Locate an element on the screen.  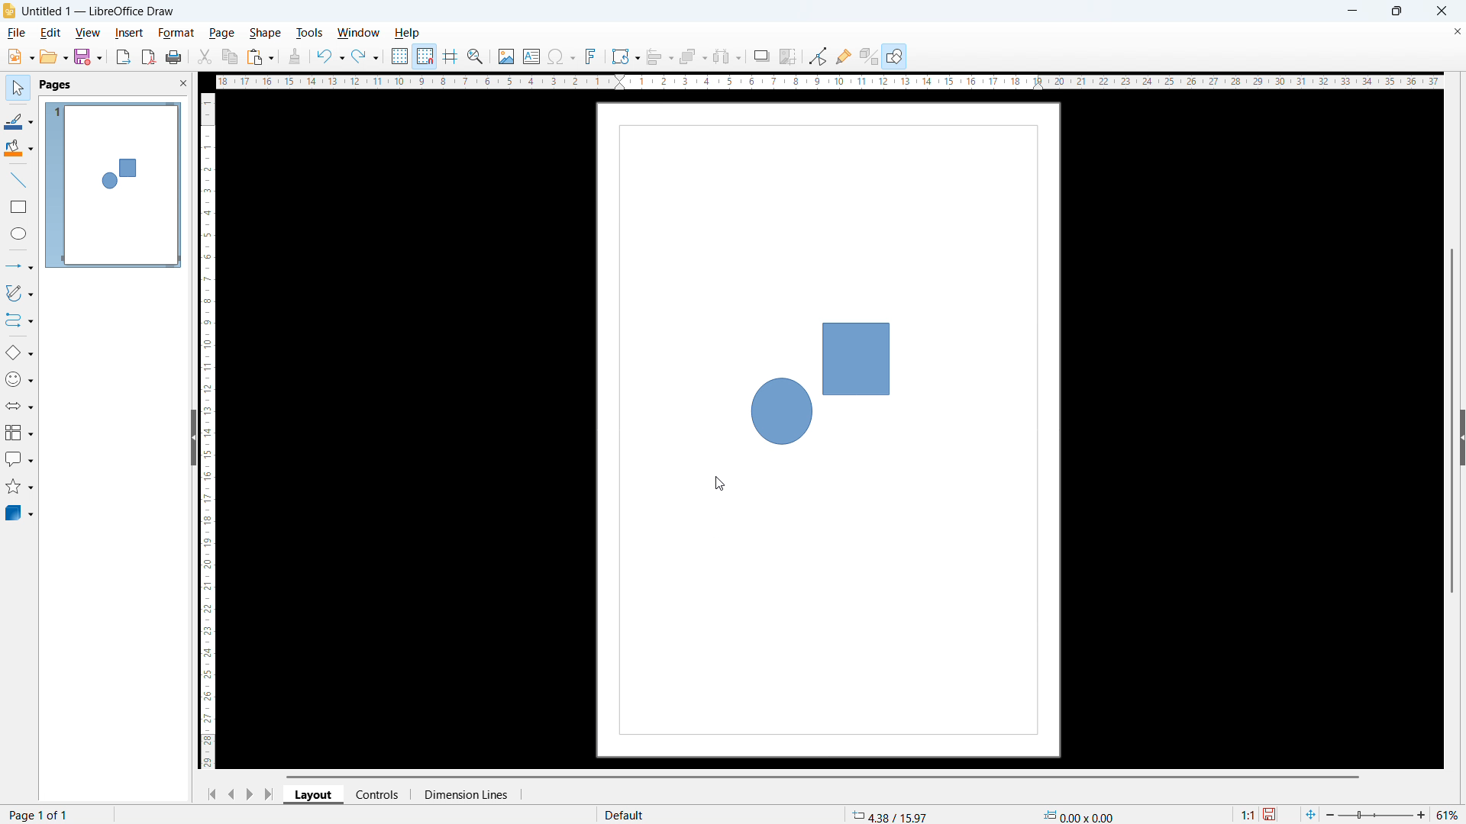
close document is located at coordinates (1457, 31).